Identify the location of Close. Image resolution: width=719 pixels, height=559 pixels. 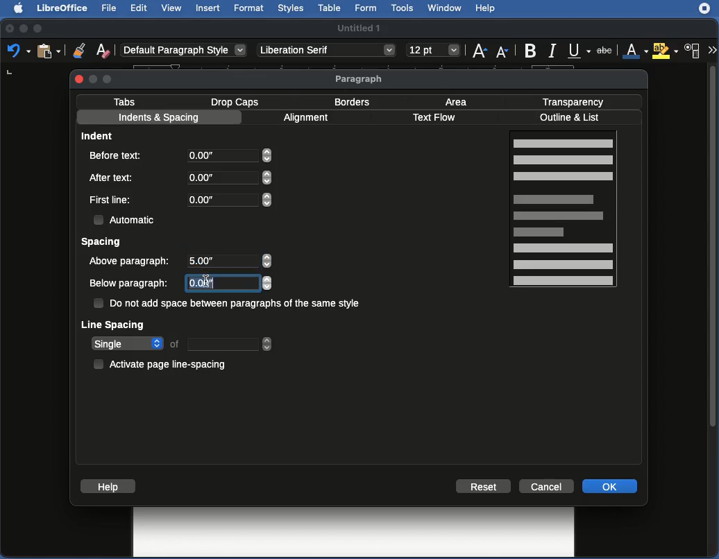
(79, 78).